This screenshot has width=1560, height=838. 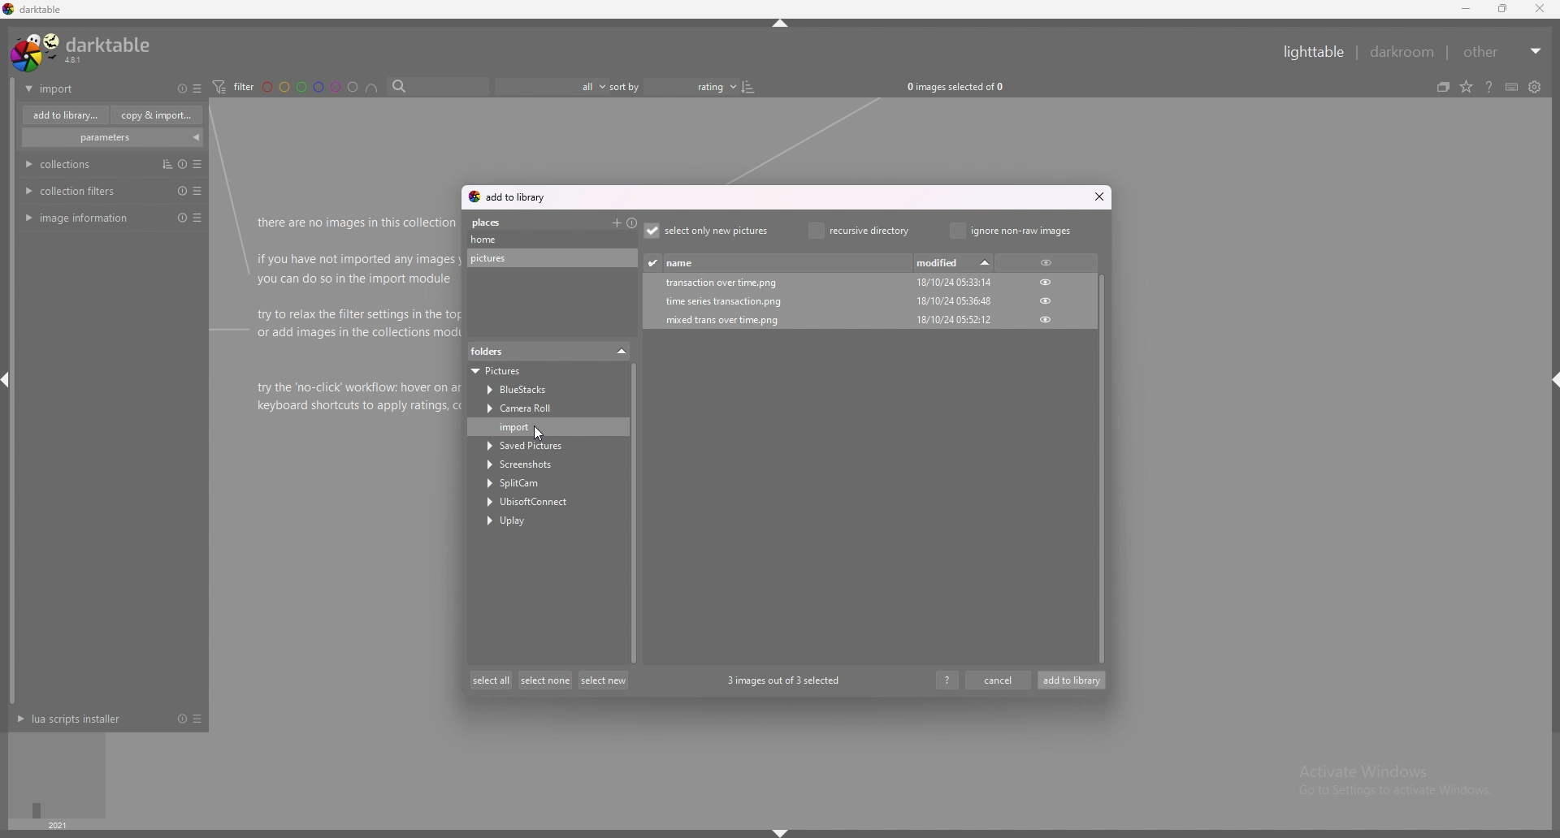 What do you see at coordinates (1534, 87) in the screenshot?
I see `show global preferences` at bounding box center [1534, 87].